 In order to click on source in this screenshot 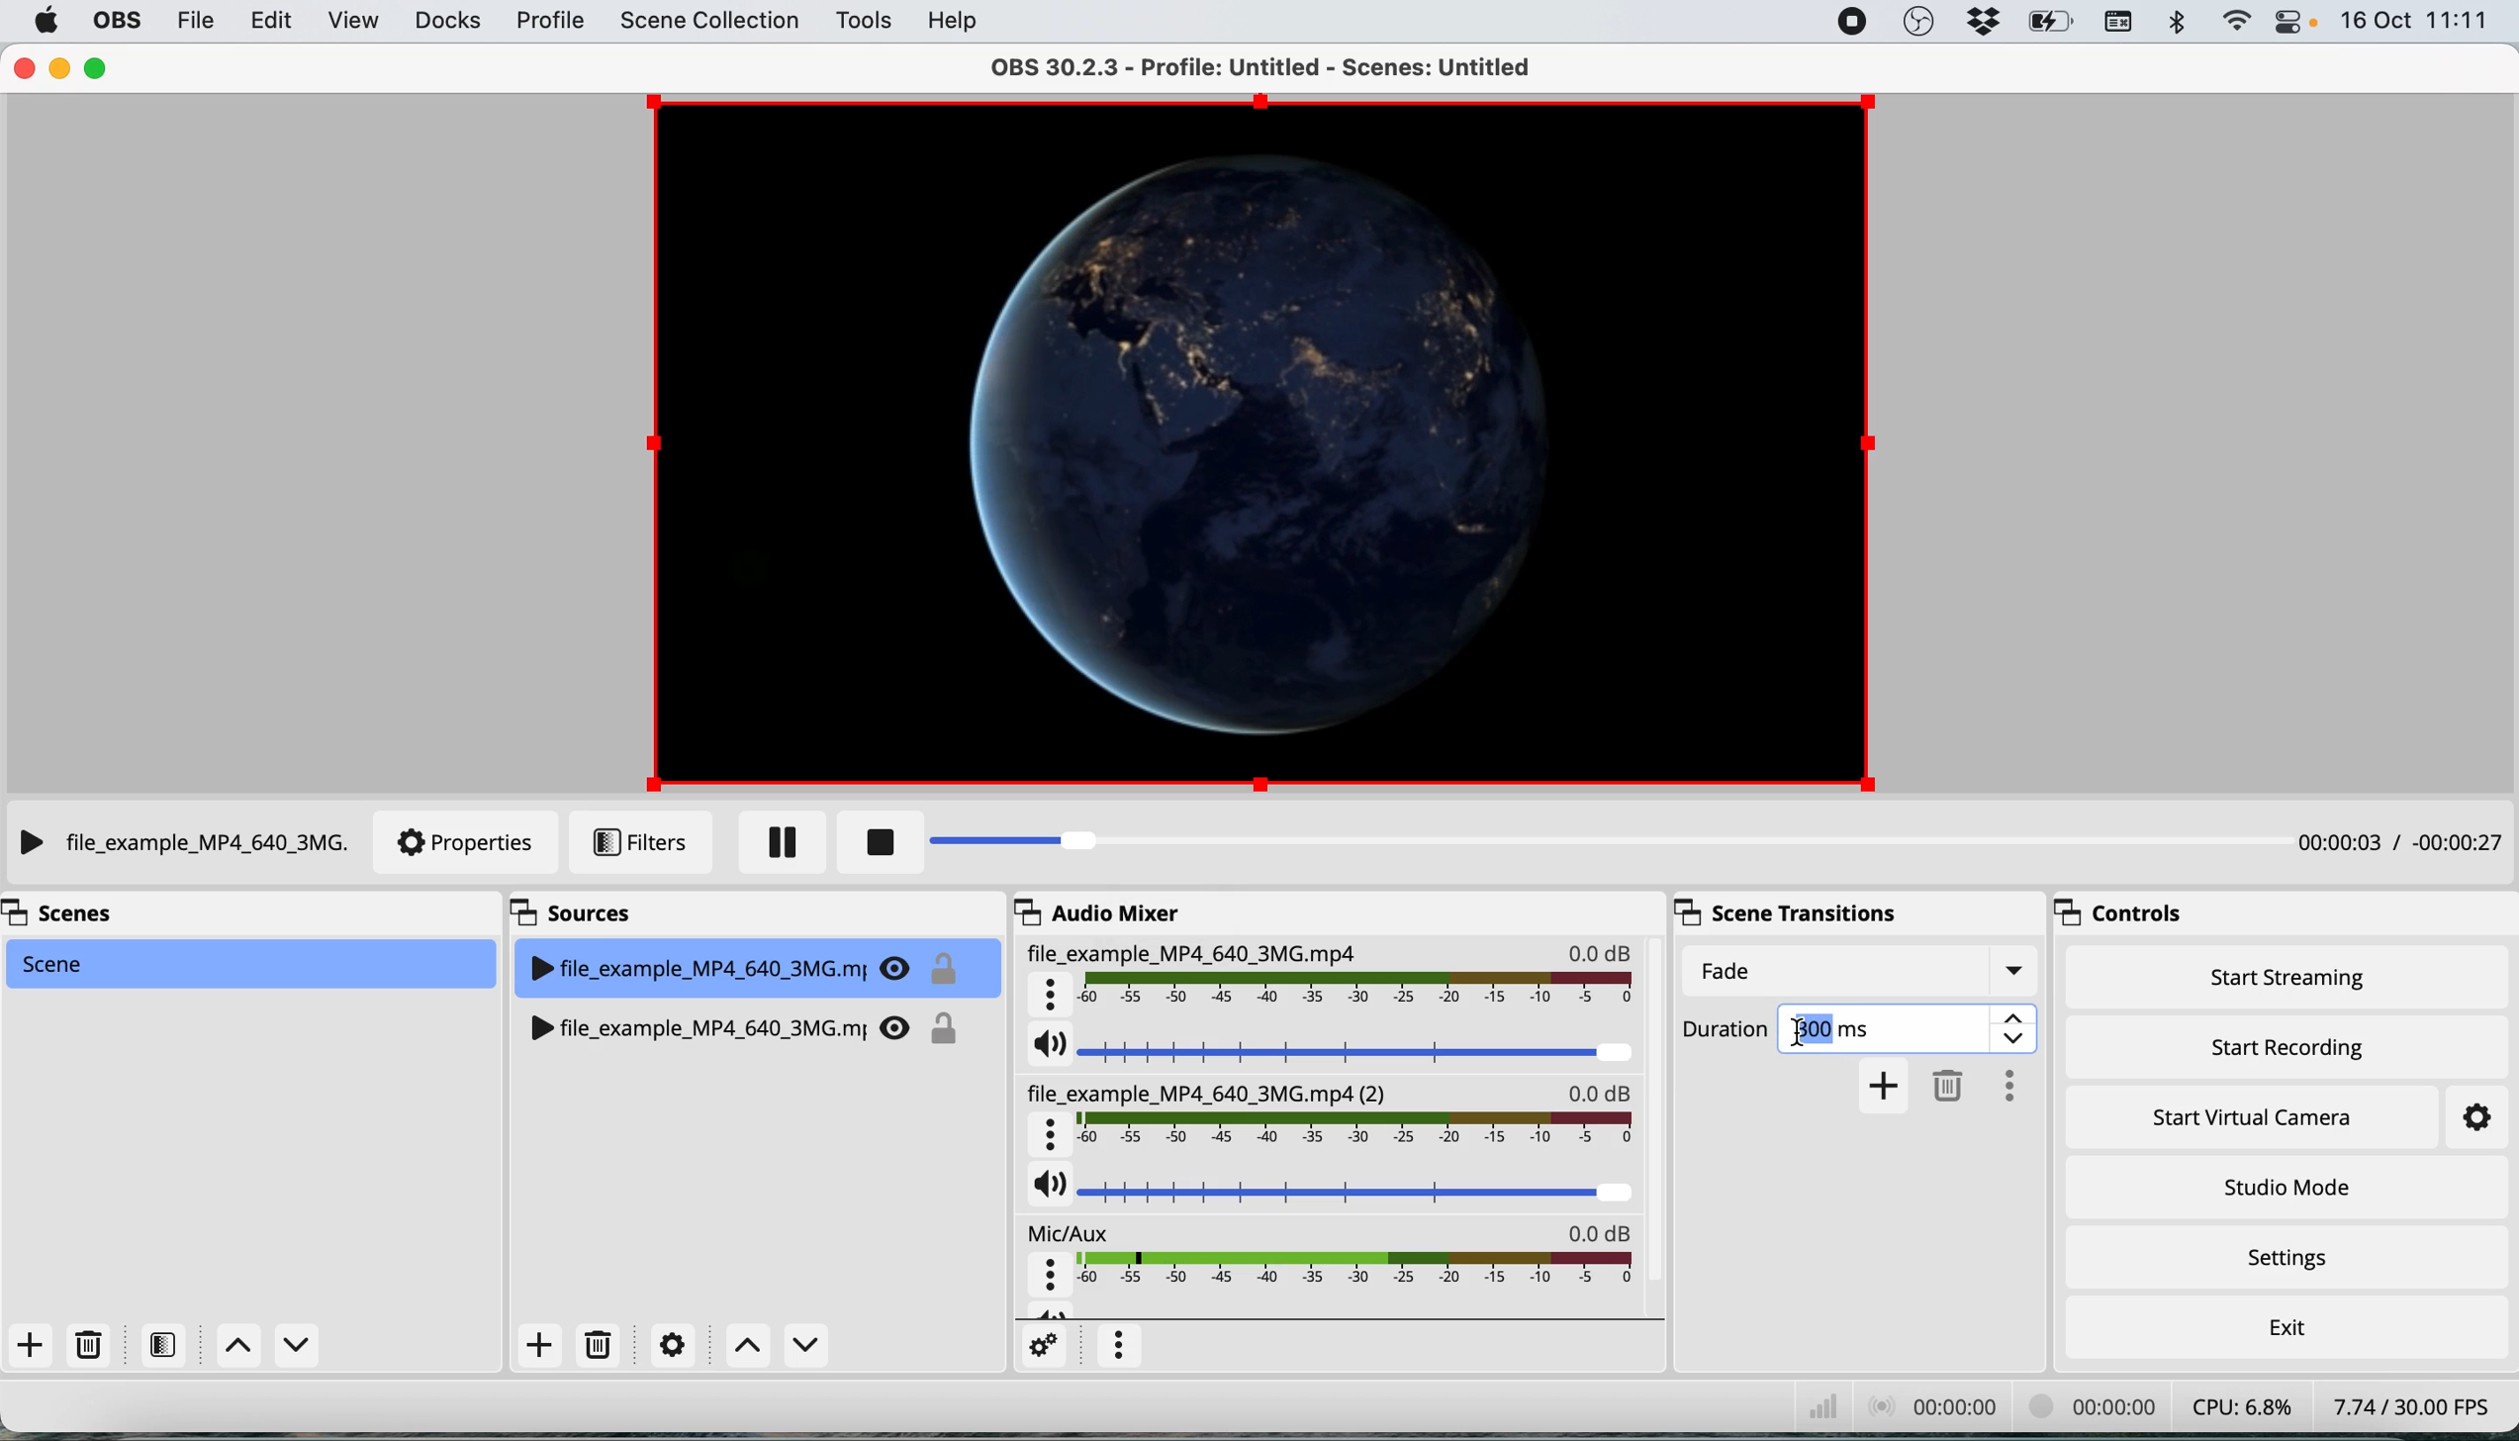, I will do `click(753, 1022)`.